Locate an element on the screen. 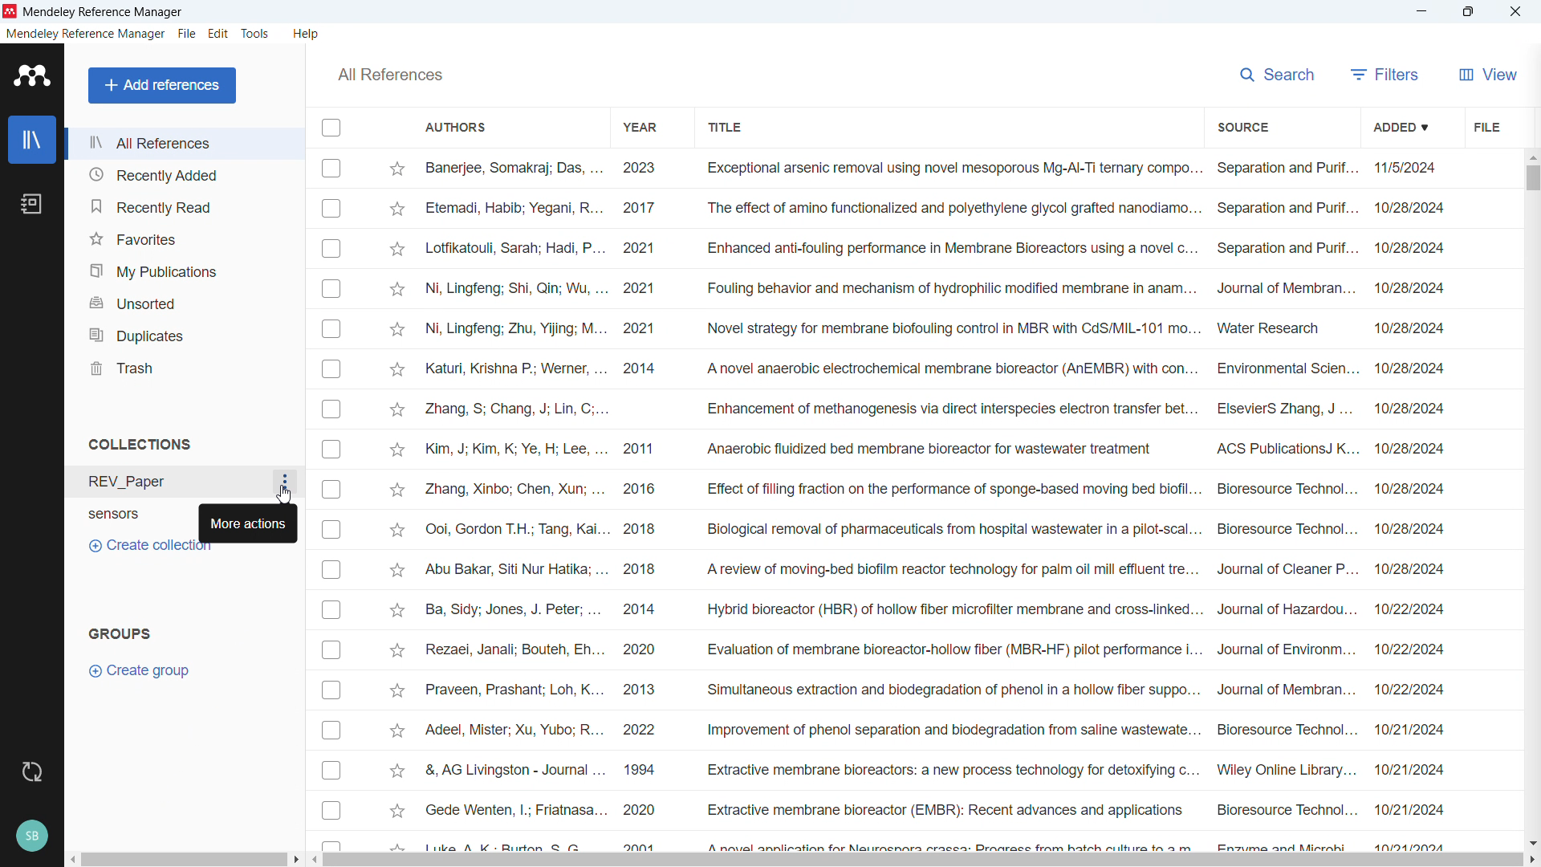  Praveen, Prashant; Loh, K... 2013 Simultaneous extraction and biodegradation of phenol in a hollow fiber suppo... Journal of Membran... 10/22/2024 is located at coordinates (935, 690).